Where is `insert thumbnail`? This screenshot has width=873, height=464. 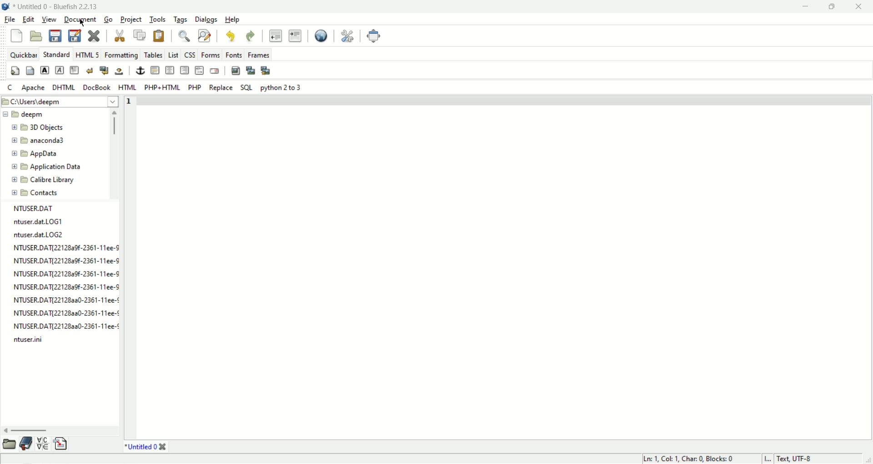 insert thumbnail is located at coordinates (250, 70).